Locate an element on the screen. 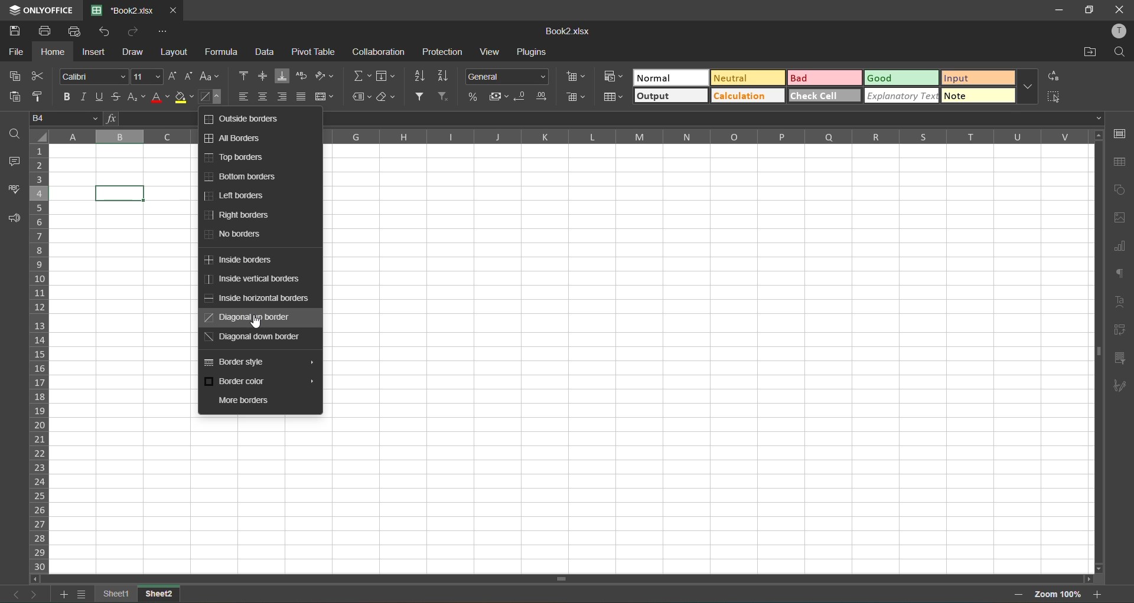 This screenshot has width=1134, height=603. CLOSE is located at coordinates (1118, 11).